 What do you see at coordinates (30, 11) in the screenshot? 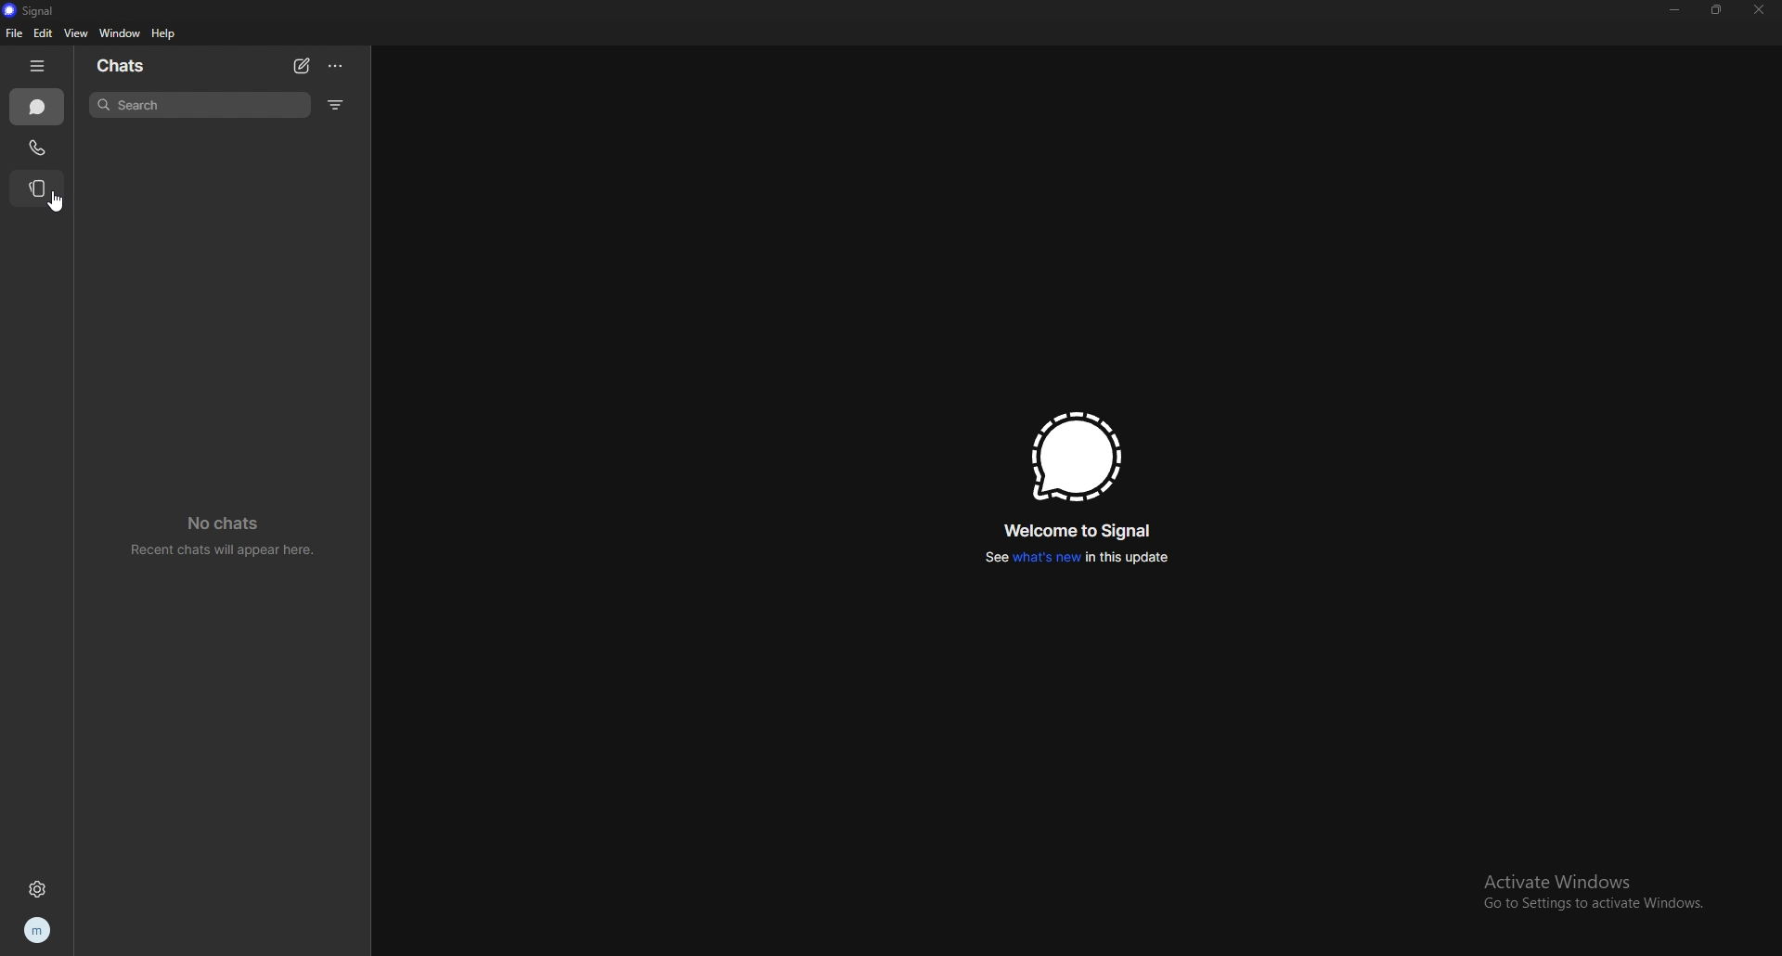
I see `signal` at bounding box center [30, 11].